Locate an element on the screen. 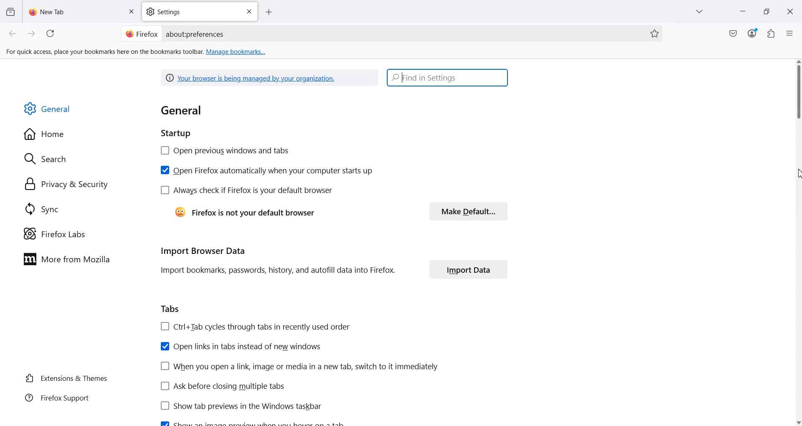 Image resolution: width=802 pixels, height=426 pixels. Show an Image previous when you hover on 2 Tab is located at coordinates (251, 422).